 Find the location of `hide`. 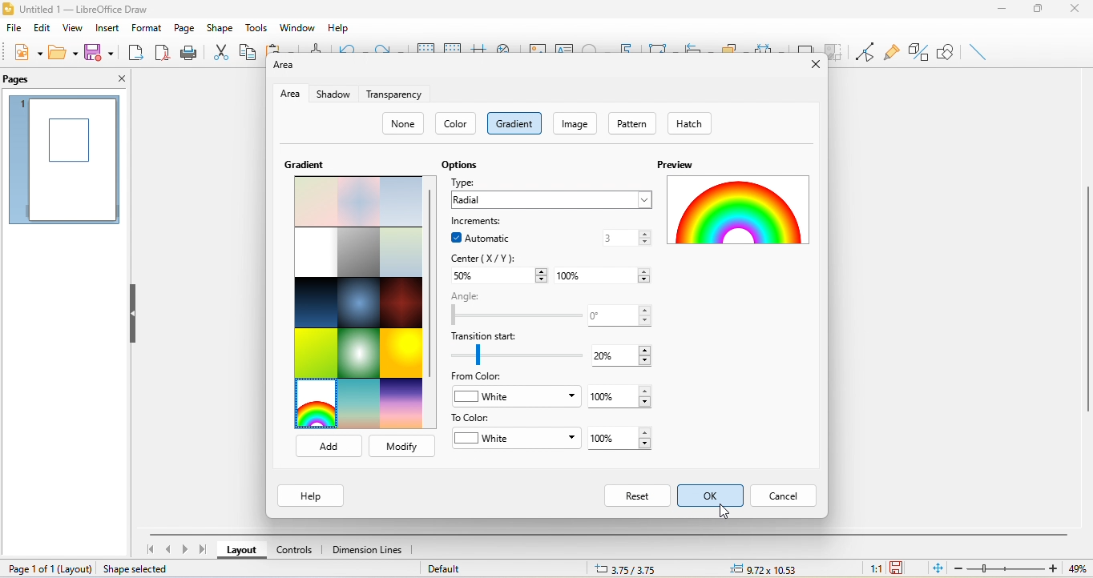

hide is located at coordinates (135, 316).